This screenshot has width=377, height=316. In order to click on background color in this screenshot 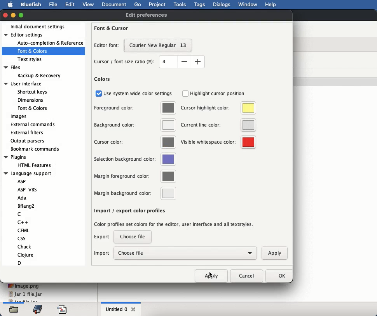, I will do `click(134, 125)`.